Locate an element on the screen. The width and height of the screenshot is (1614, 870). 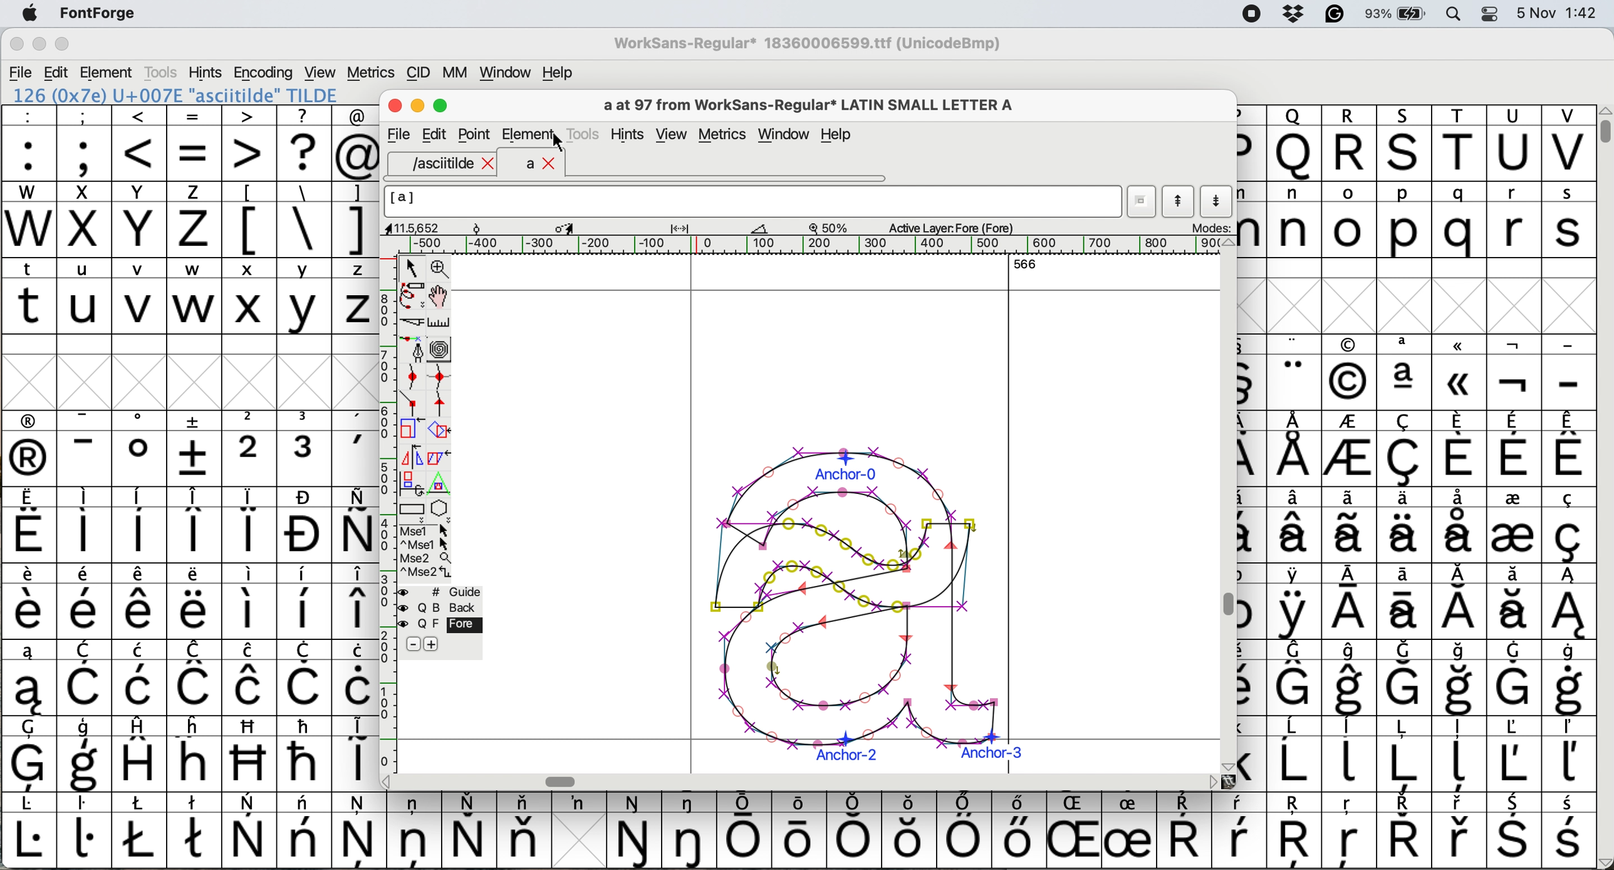
u is located at coordinates (85, 295).